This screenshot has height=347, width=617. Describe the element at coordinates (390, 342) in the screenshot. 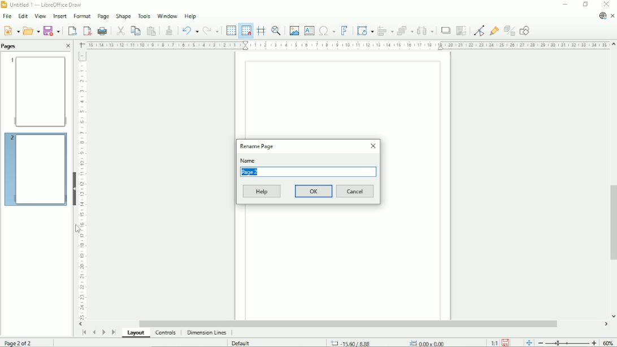

I see `Cursor position` at that location.